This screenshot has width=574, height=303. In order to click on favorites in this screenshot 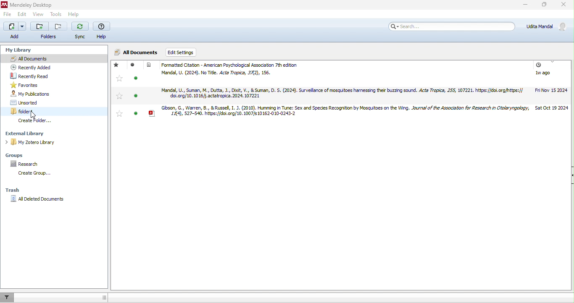, I will do `click(27, 85)`.